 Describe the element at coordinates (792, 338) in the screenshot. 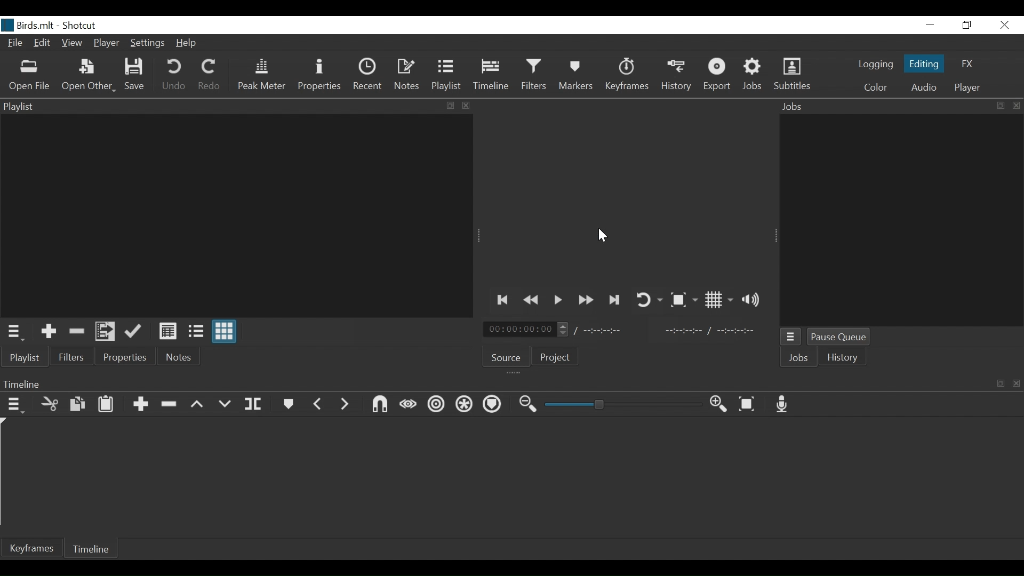

I see `Jobs Menu` at that location.